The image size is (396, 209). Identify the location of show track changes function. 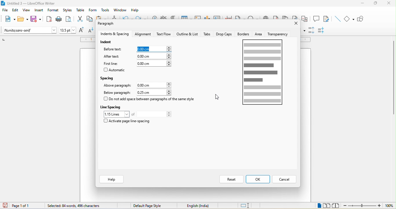
(327, 19).